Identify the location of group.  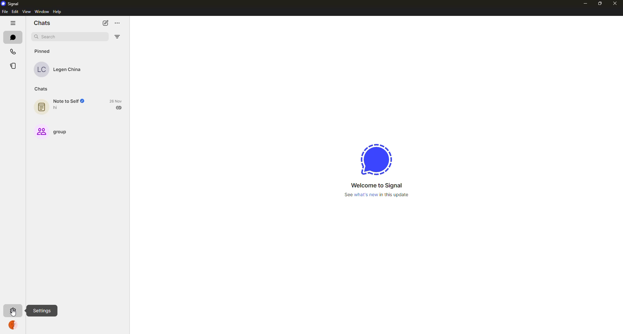
(63, 131).